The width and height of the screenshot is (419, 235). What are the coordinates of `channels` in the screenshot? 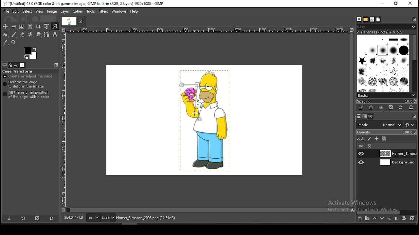 It's located at (364, 116).